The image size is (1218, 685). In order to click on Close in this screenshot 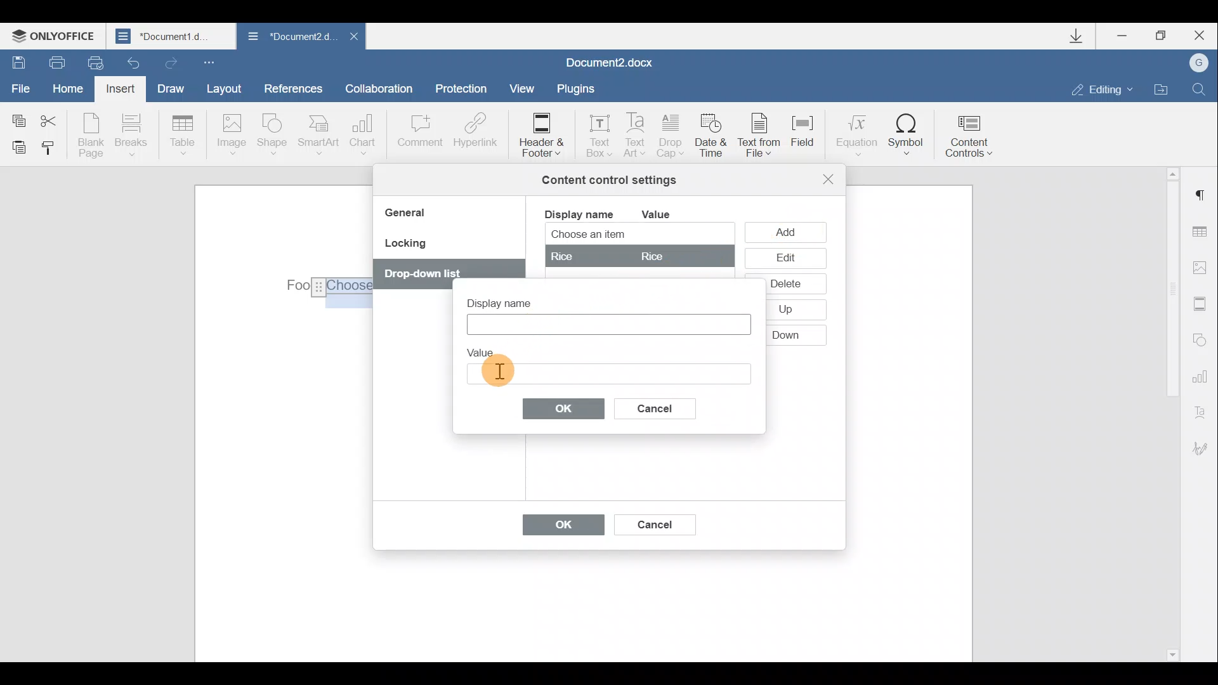, I will do `click(828, 179)`.